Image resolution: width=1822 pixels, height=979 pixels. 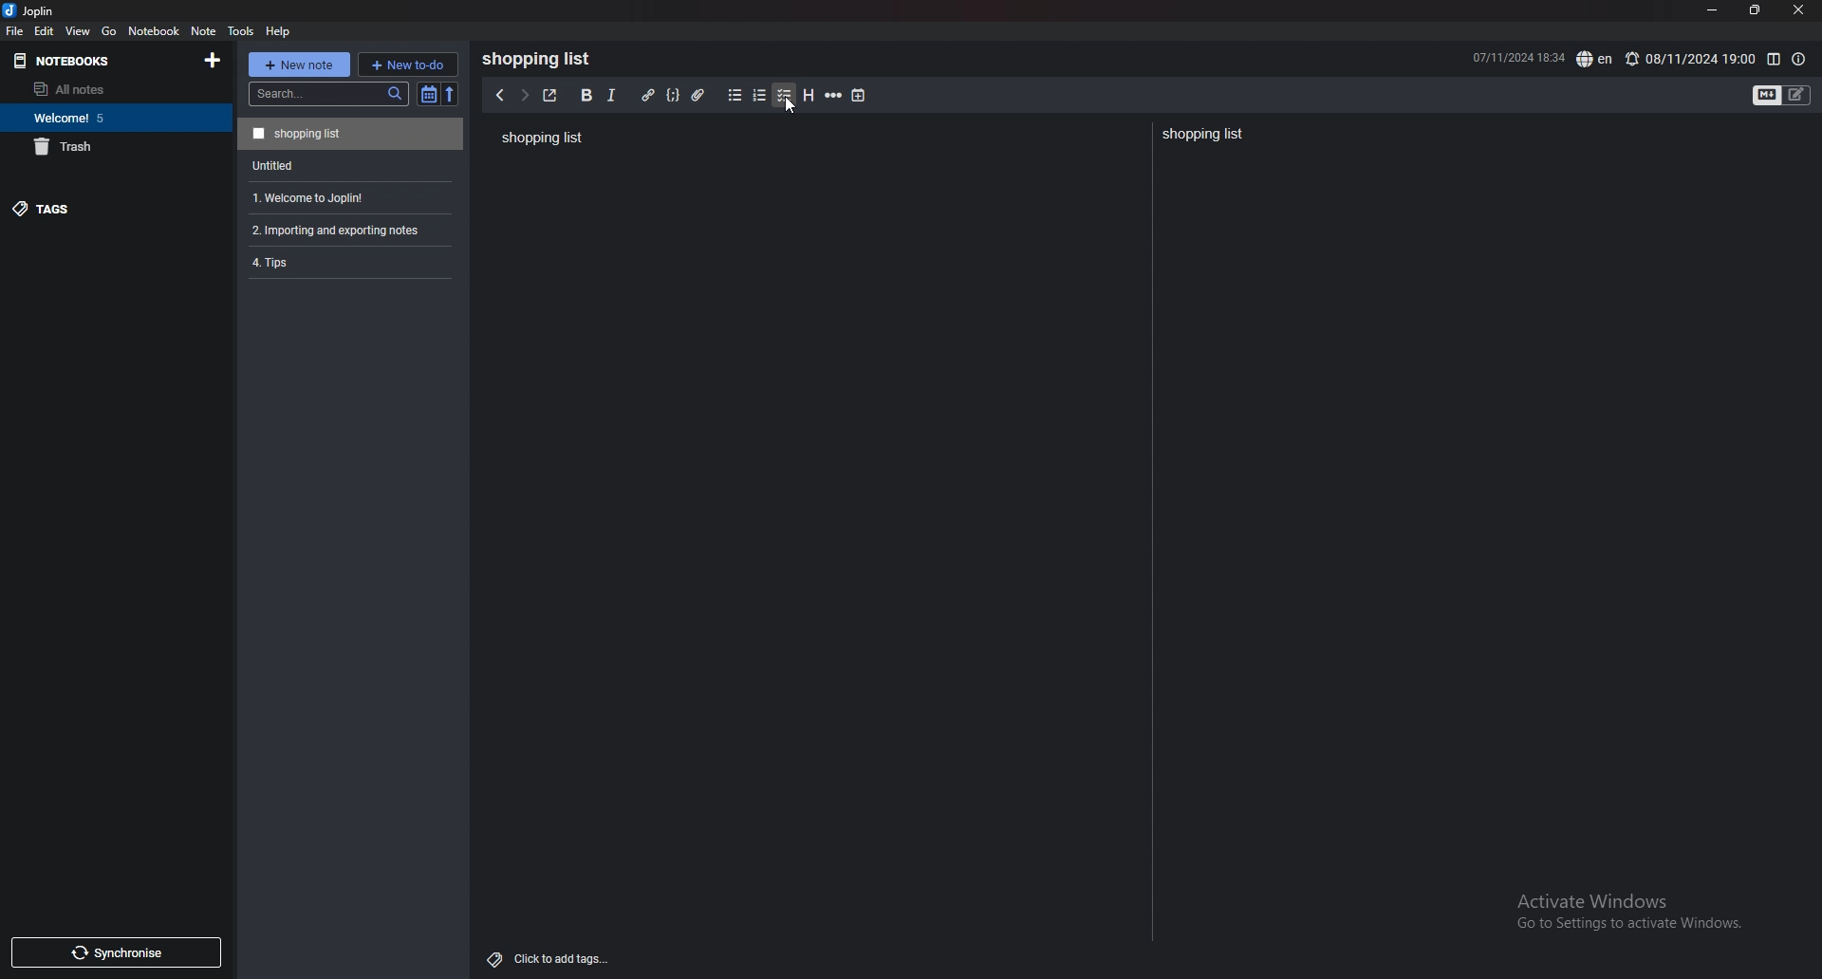 I want to click on Cursor, so click(x=788, y=106).